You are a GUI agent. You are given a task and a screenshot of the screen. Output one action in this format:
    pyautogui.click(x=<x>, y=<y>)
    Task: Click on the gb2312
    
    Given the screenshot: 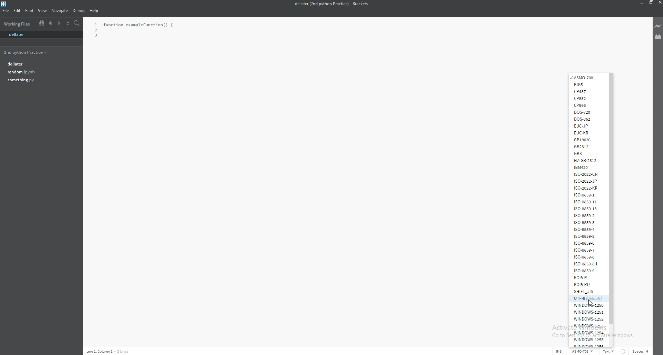 What is the action you would take?
    pyautogui.click(x=588, y=146)
    